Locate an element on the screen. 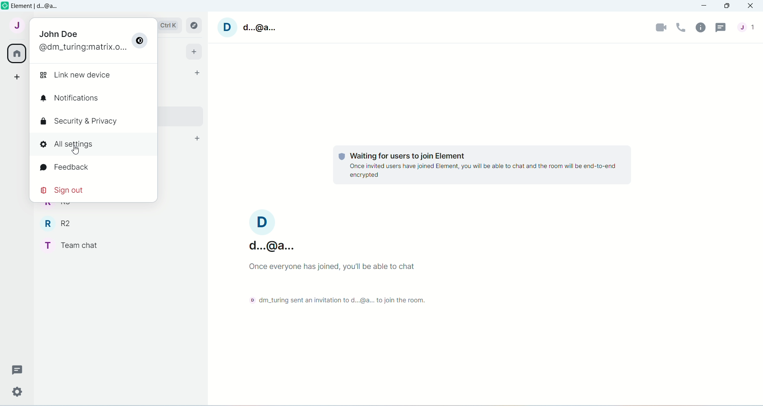 Image resolution: width=763 pixels, height=406 pixels. Element app icon is located at coordinates (5, 6).